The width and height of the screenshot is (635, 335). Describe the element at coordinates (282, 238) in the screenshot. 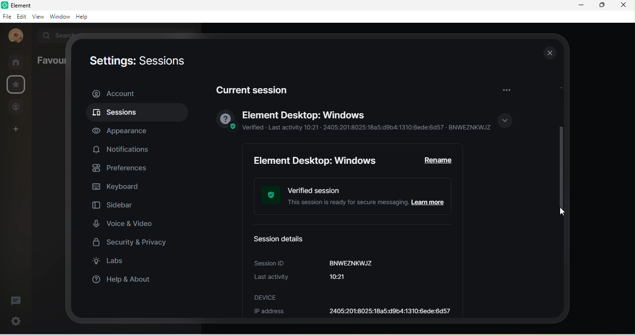

I see `session details` at that location.